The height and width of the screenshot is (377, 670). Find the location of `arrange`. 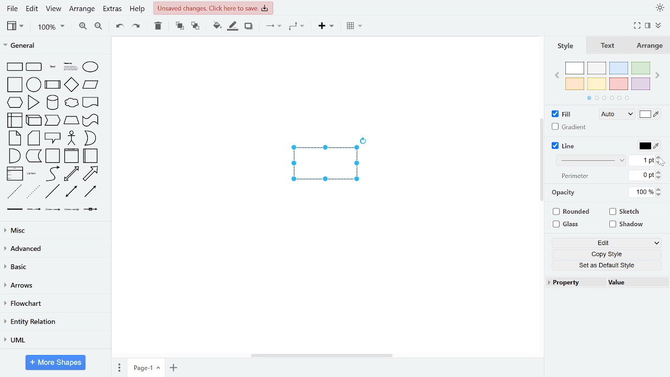

arrange is located at coordinates (650, 46).